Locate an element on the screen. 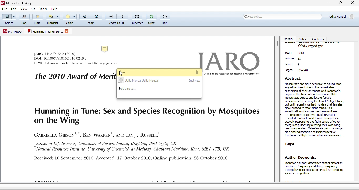 This screenshot has height=190, width=359. minimize is located at coordinates (327, 3).